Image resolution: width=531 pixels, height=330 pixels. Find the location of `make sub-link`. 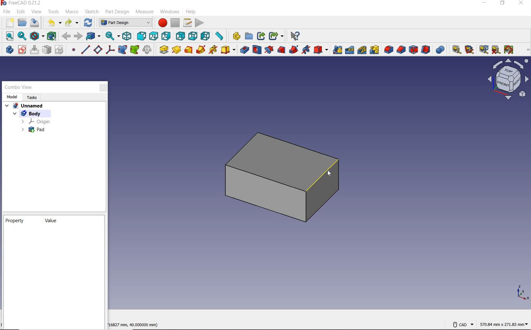

make sub-link is located at coordinates (276, 36).